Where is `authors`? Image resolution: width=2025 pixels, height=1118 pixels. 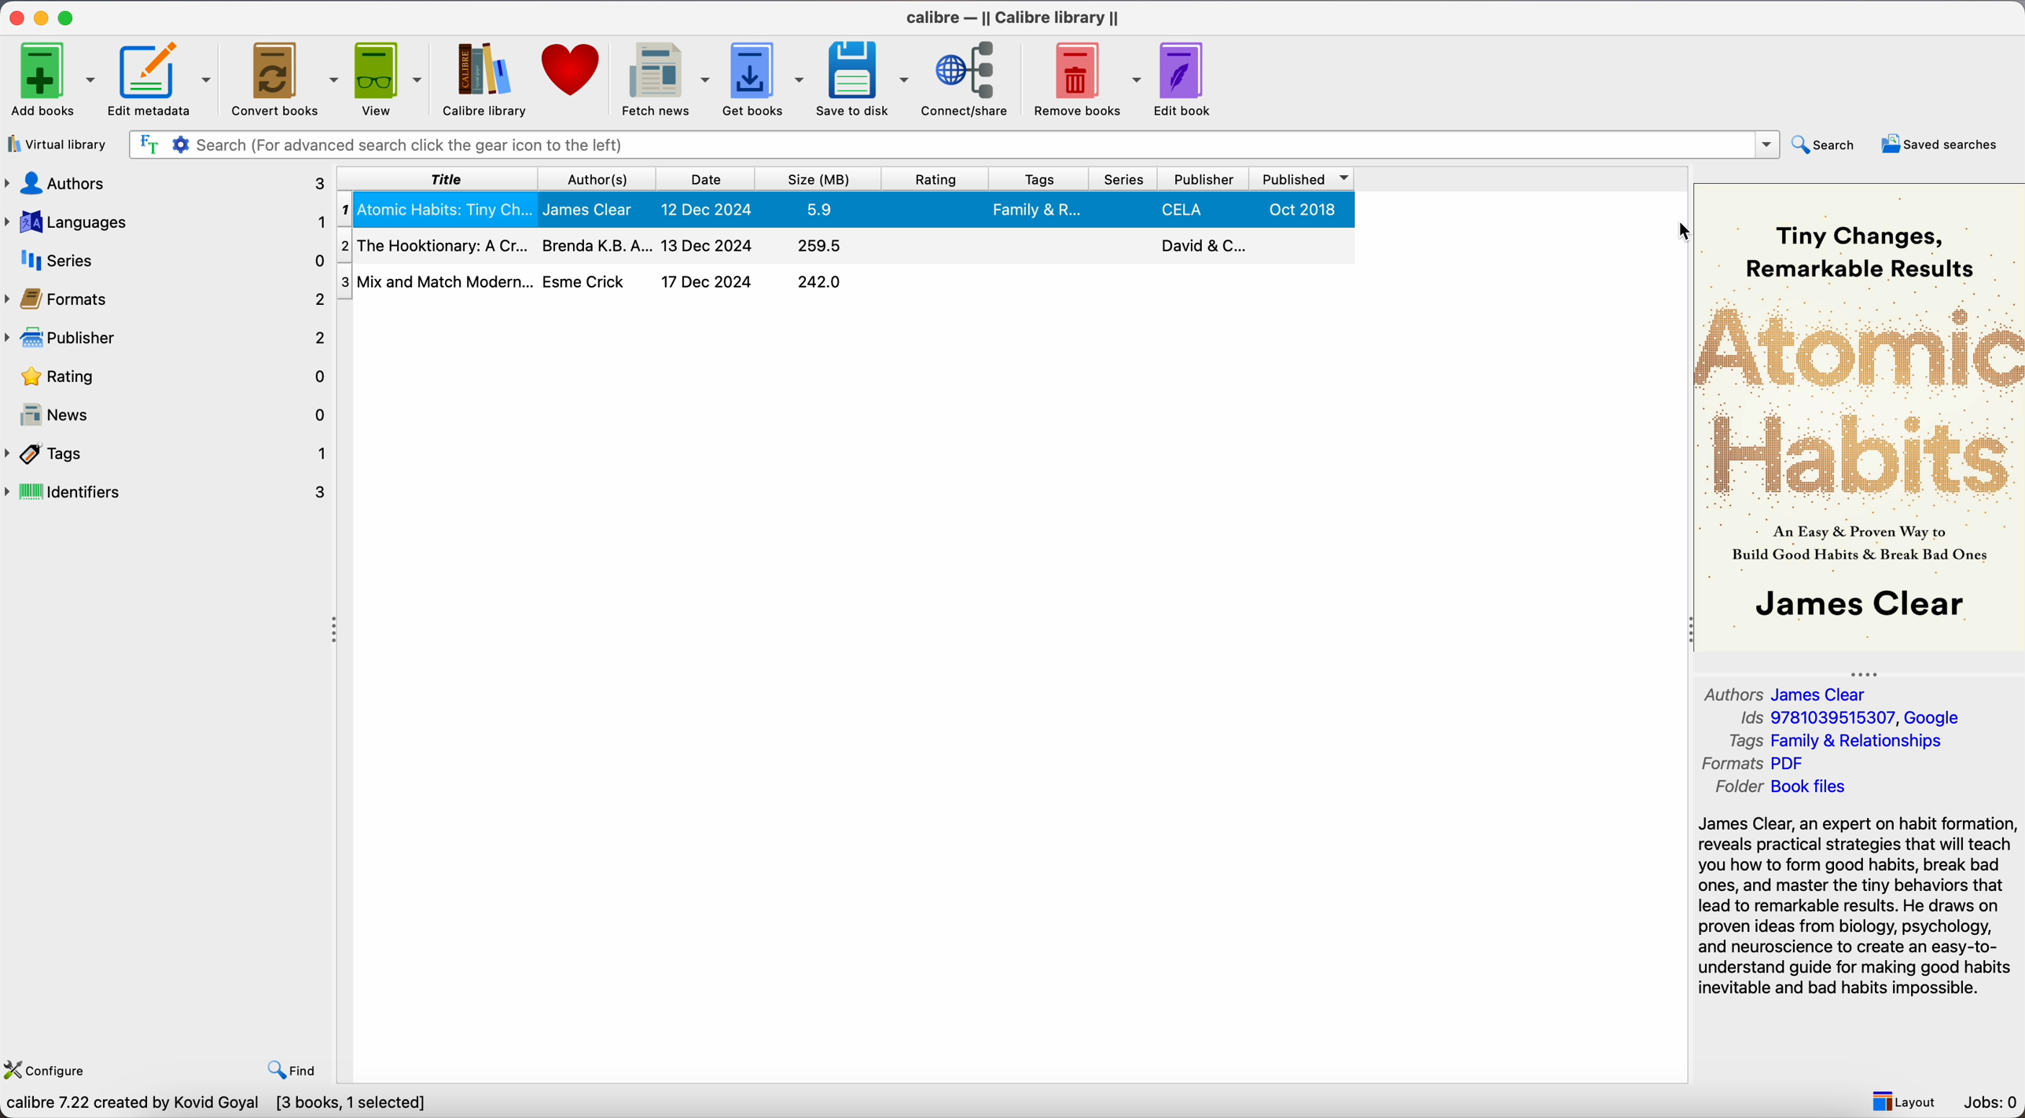 authors is located at coordinates (601, 178).